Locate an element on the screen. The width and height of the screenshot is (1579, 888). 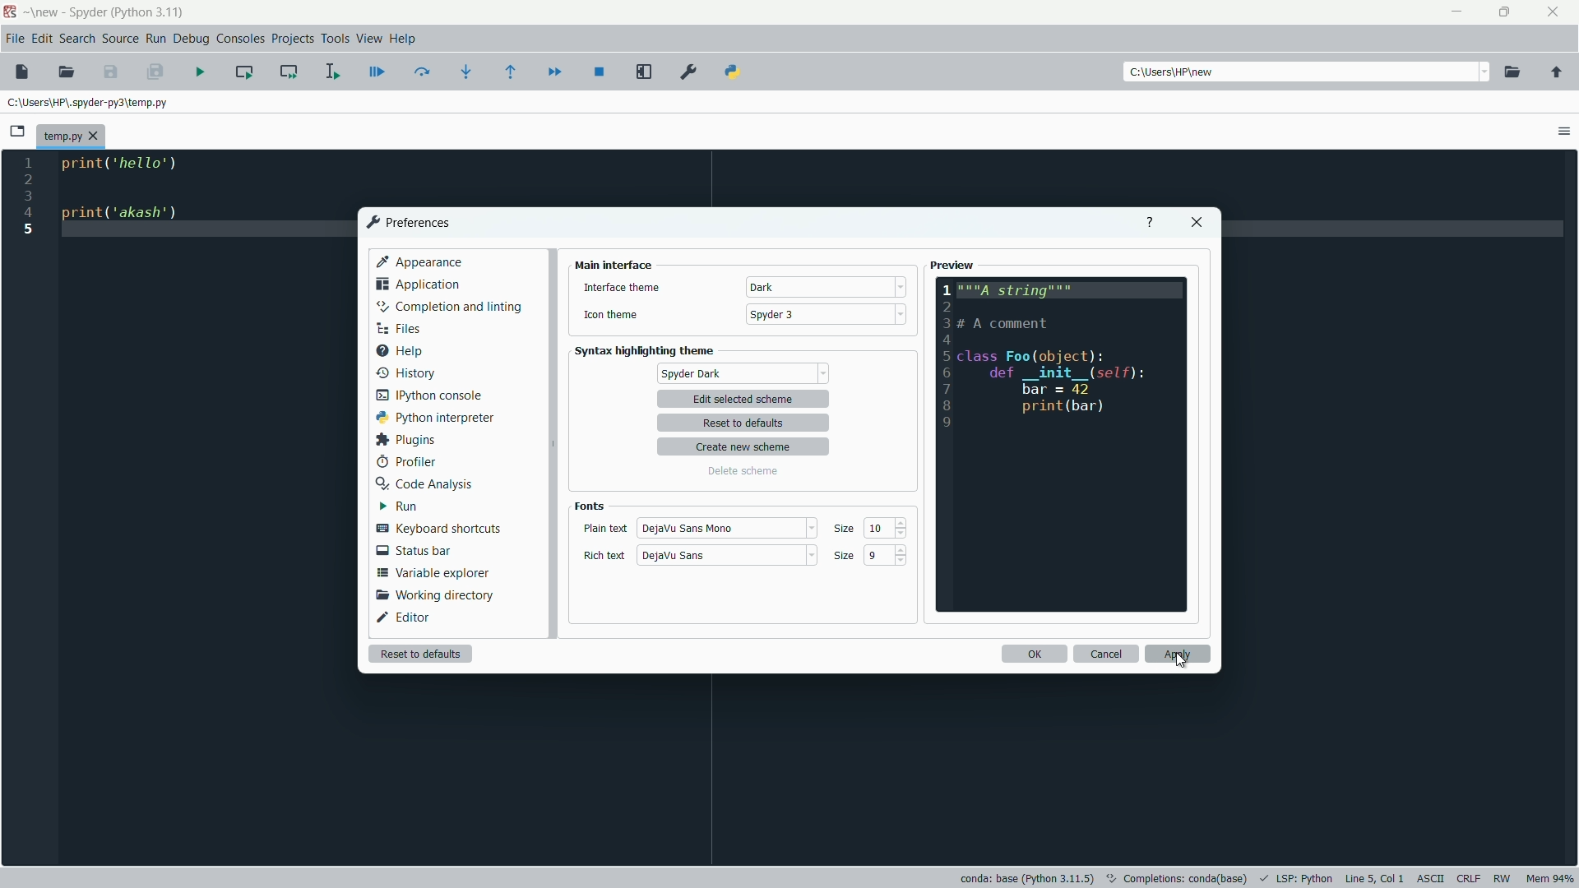
help is located at coordinates (398, 349).